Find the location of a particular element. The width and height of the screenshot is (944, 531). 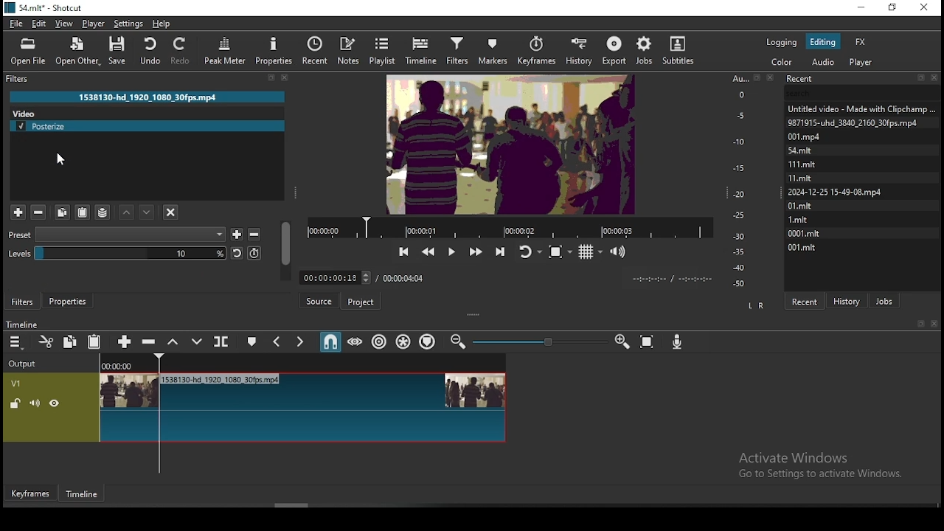

minimize is located at coordinates (861, 8).